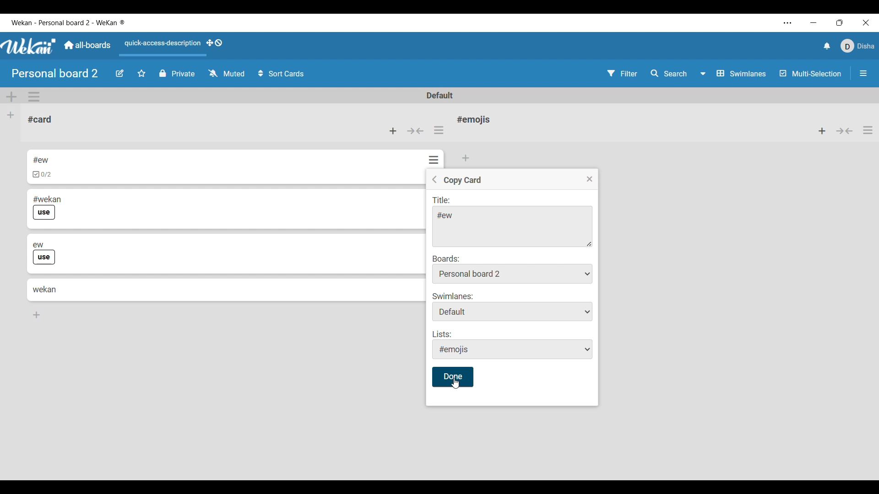 The image size is (879, 494). What do you see at coordinates (508, 226) in the screenshot?
I see `Title text space` at bounding box center [508, 226].